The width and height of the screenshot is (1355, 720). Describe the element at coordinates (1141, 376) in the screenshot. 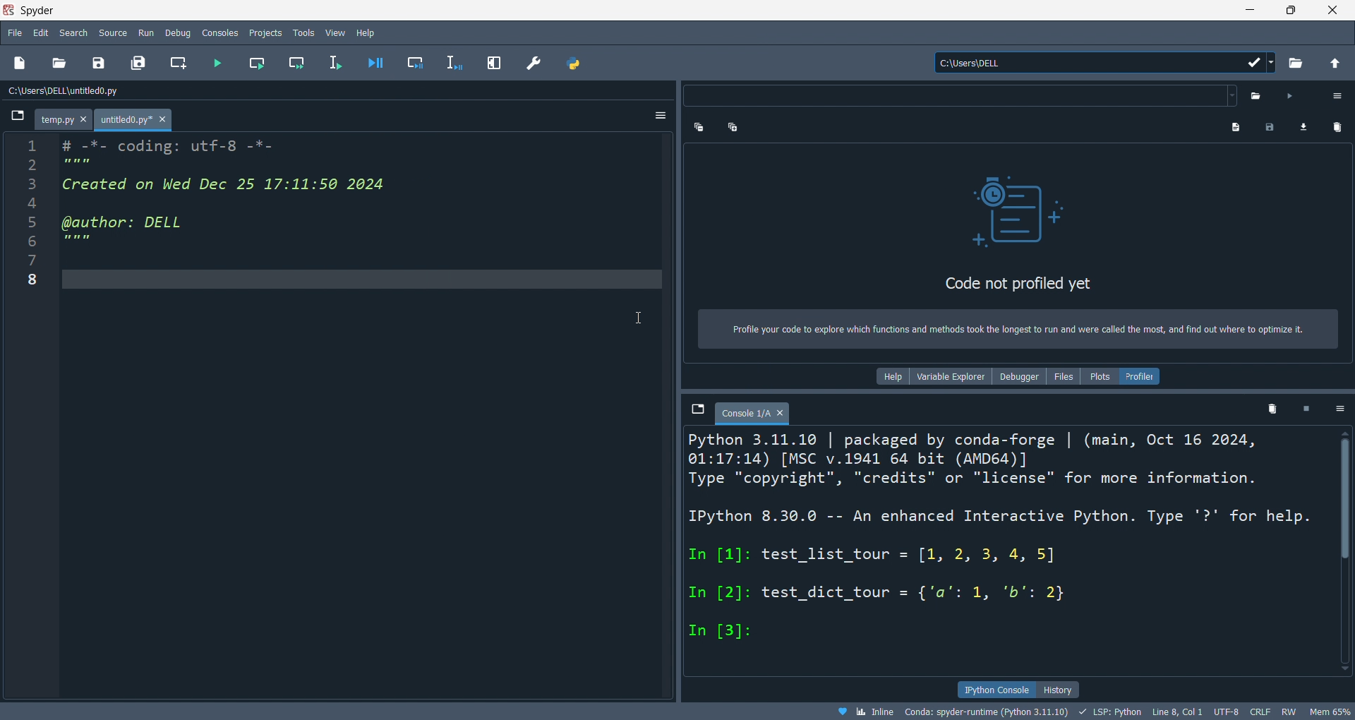

I see `profile` at that location.